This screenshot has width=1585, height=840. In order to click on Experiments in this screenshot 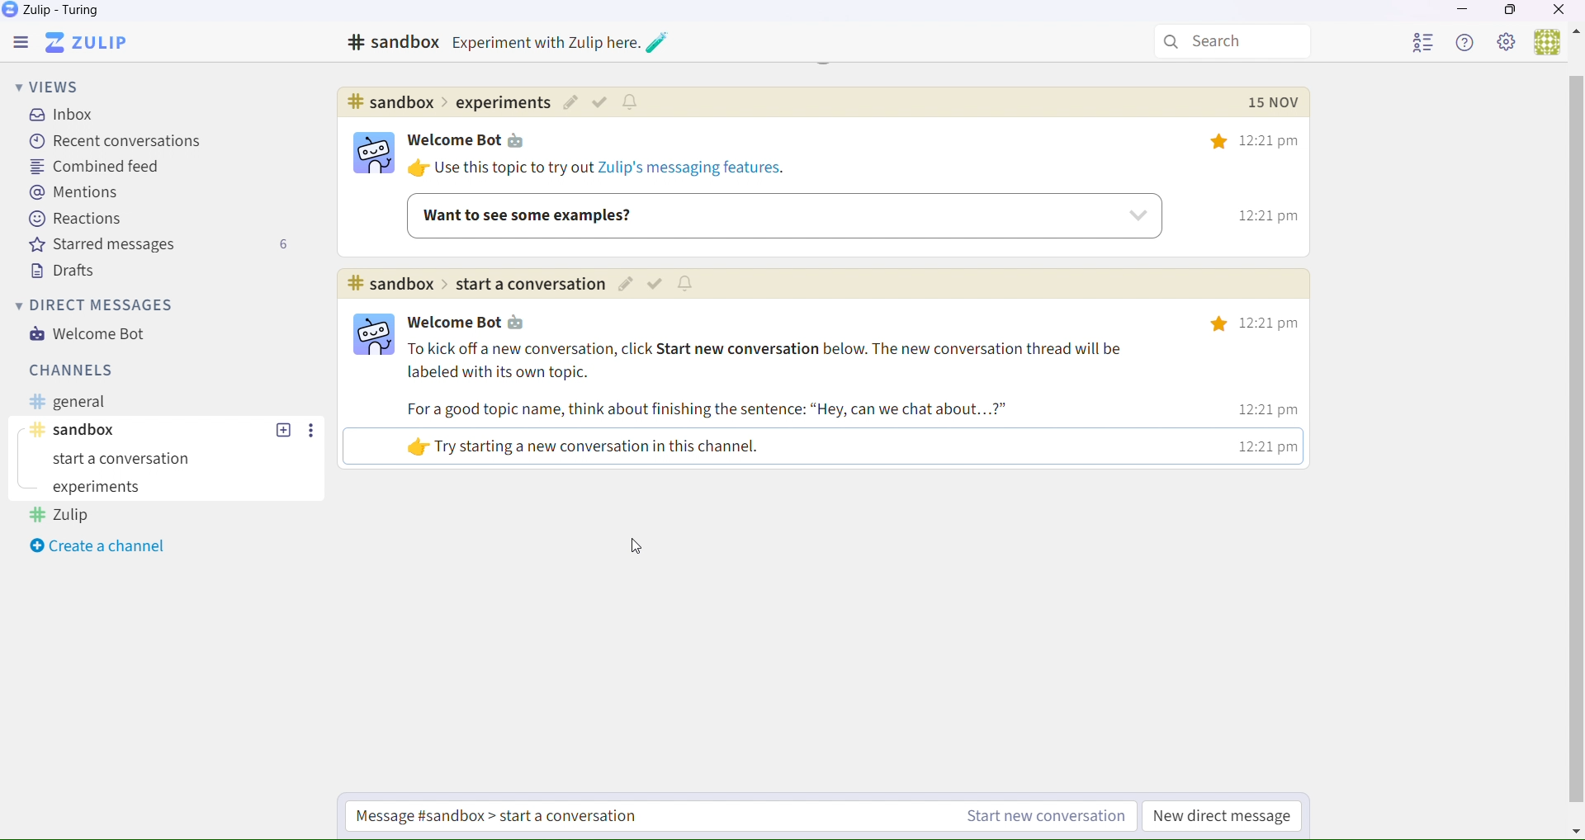, I will do `click(99, 488)`.